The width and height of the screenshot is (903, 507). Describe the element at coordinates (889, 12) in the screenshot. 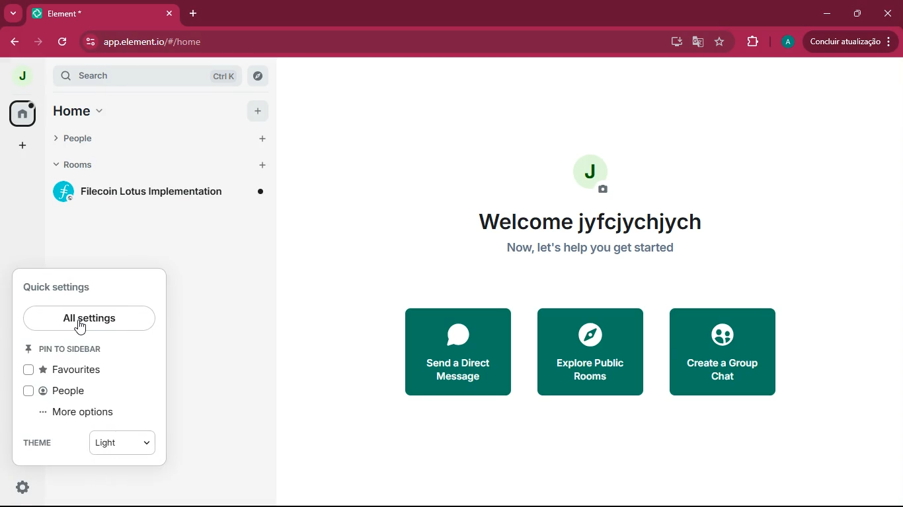

I see `close` at that location.